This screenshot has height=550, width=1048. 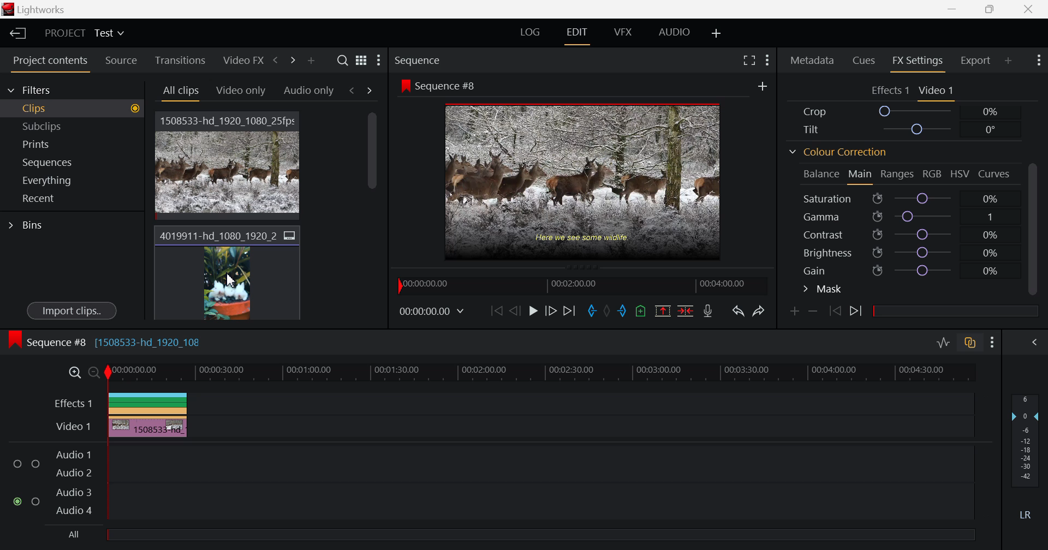 I want to click on Cues, so click(x=866, y=61).